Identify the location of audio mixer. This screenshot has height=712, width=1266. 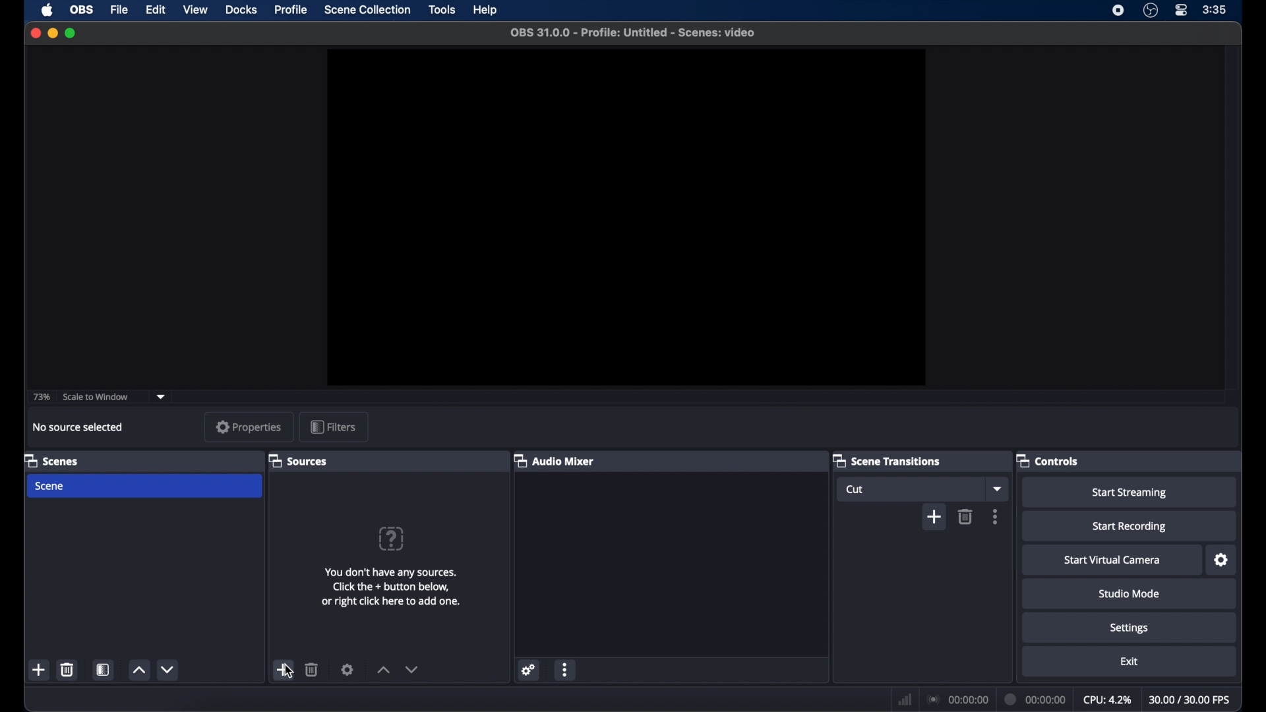
(553, 460).